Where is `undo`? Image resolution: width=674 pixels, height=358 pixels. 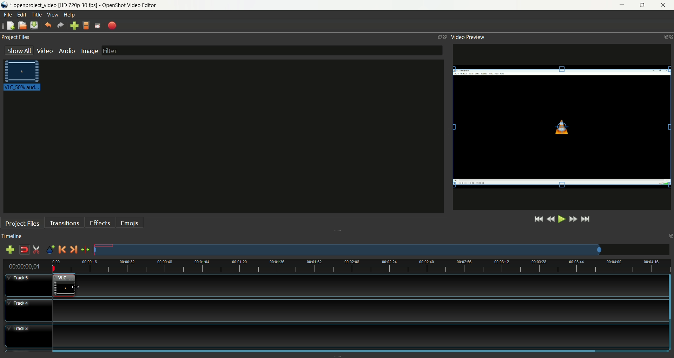 undo is located at coordinates (49, 25).